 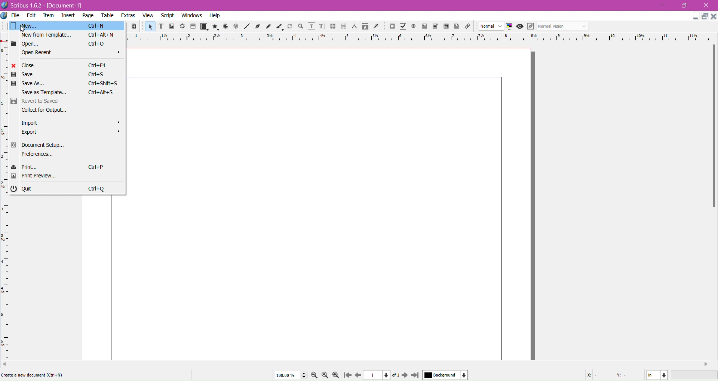 What do you see at coordinates (6, 5) in the screenshot?
I see `scribus logo` at bounding box center [6, 5].